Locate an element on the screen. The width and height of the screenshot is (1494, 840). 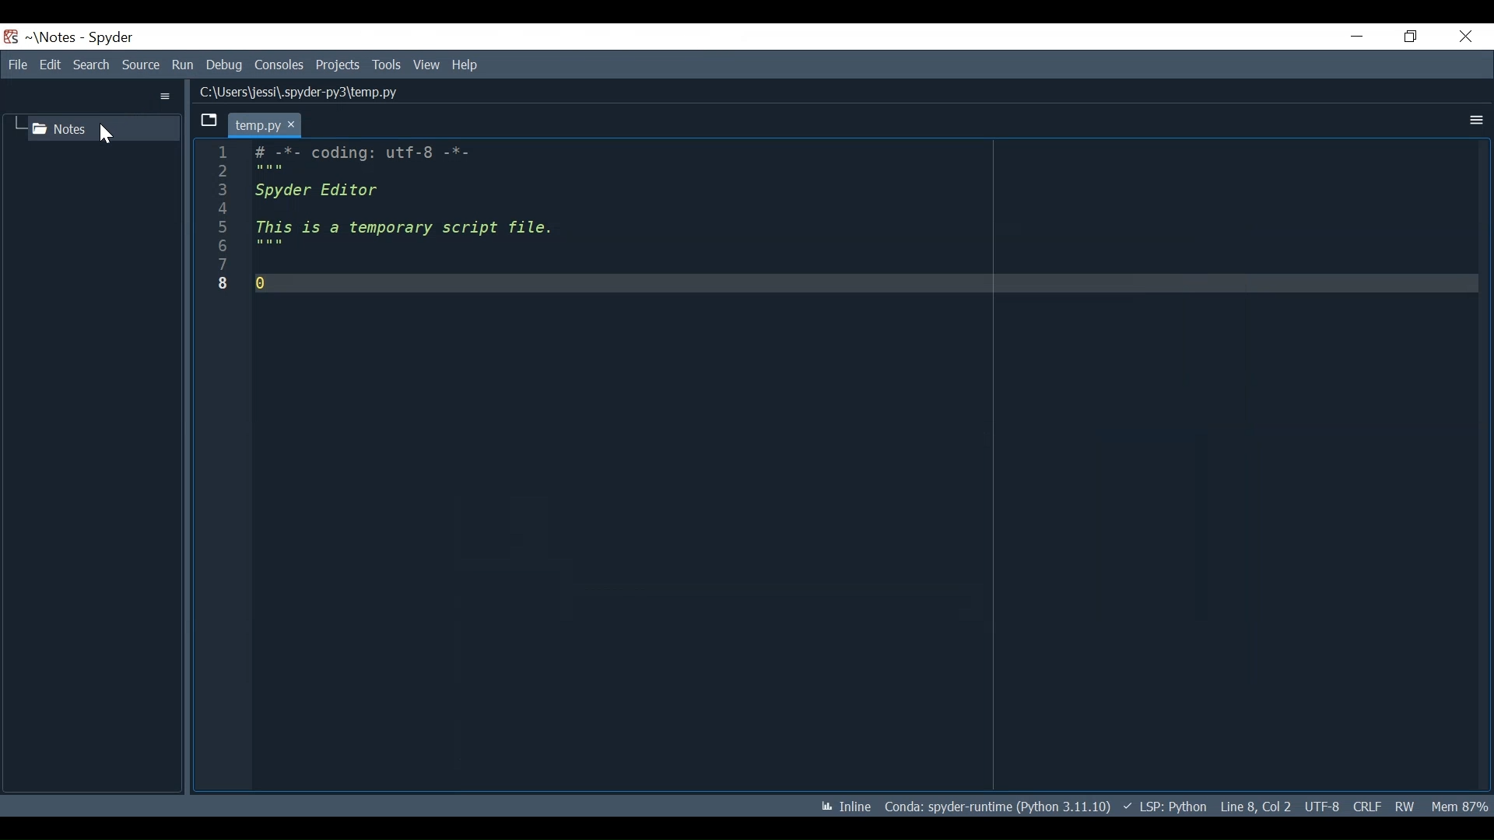
Consoles is located at coordinates (279, 66).